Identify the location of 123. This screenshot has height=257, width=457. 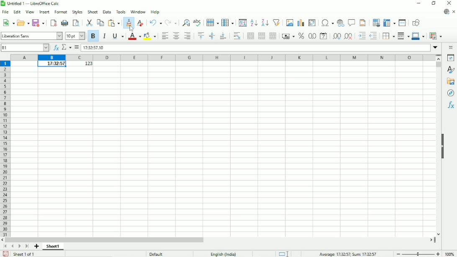
(87, 64).